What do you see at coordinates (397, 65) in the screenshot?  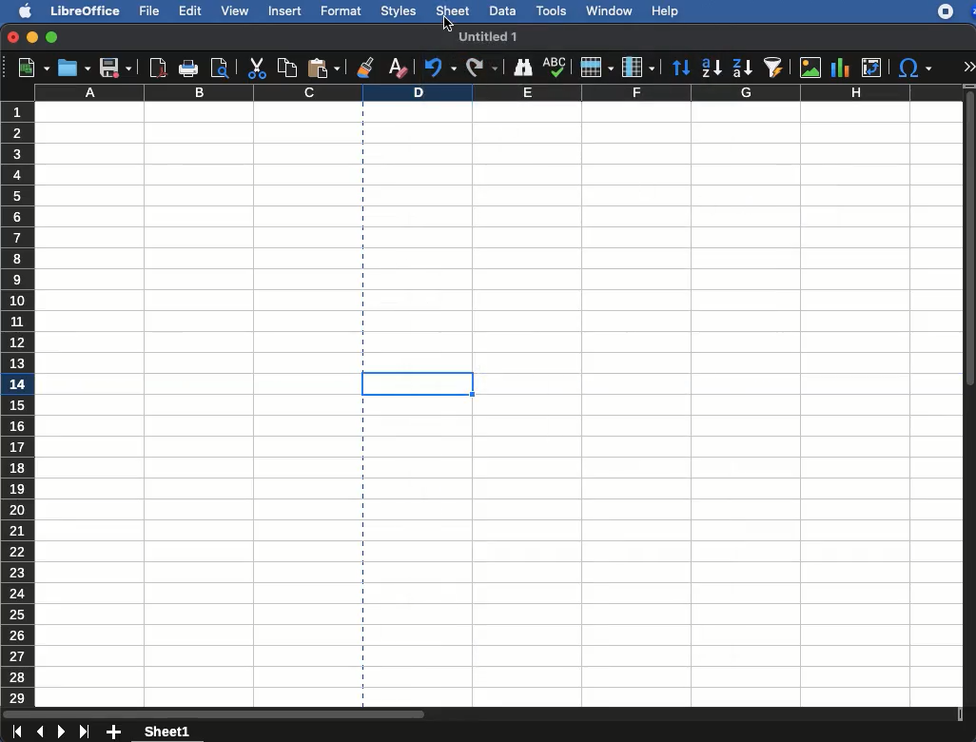 I see `clear formatting` at bounding box center [397, 65].